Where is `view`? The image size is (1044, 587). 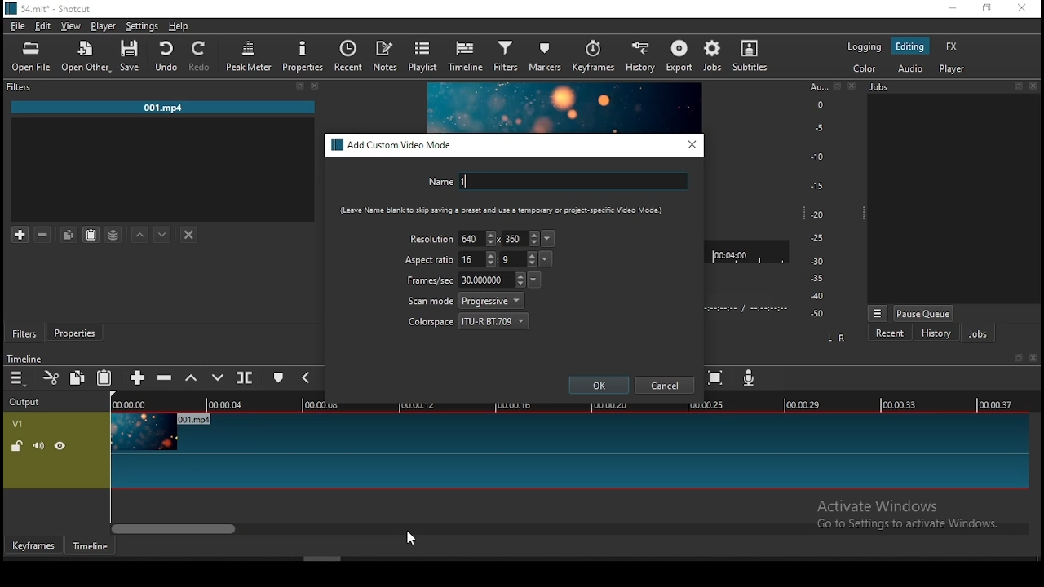 view is located at coordinates (73, 28).